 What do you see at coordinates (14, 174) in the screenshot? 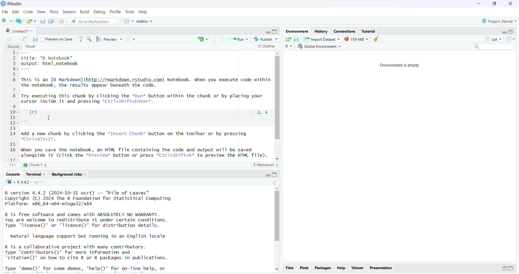
I see `console` at bounding box center [14, 174].